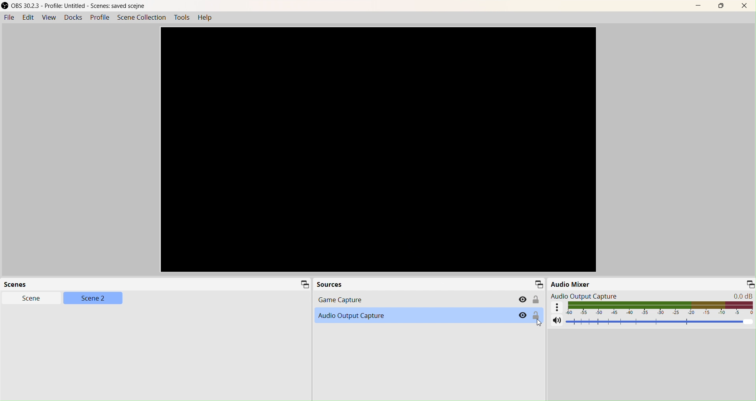 Image resolution: width=756 pixels, height=401 pixels. I want to click on Docks, so click(73, 17).